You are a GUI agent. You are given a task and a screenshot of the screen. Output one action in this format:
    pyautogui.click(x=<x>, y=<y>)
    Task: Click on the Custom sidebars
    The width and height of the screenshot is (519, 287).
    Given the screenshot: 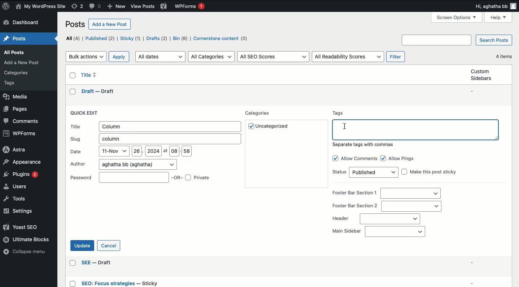 What is the action you would take?
    pyautogui.click(x=480, y=77)
    